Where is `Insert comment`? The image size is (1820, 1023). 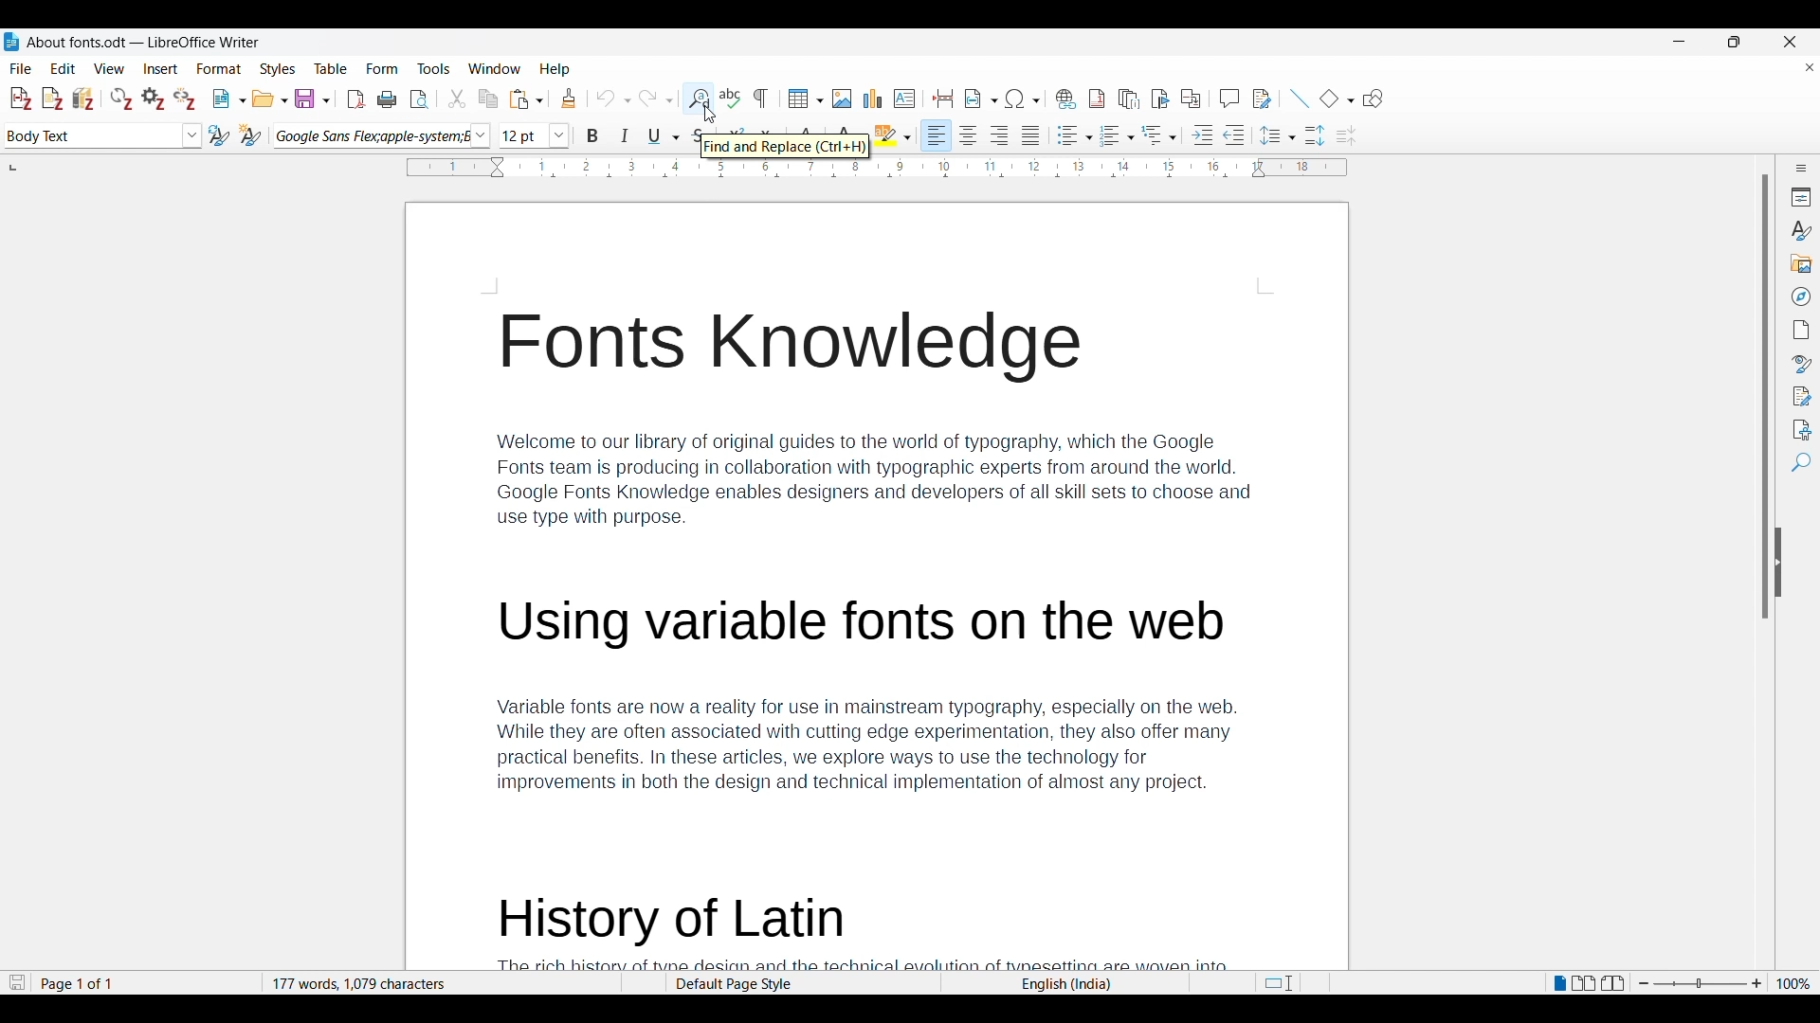 Insert comment is located at coordinates (1229, 98).